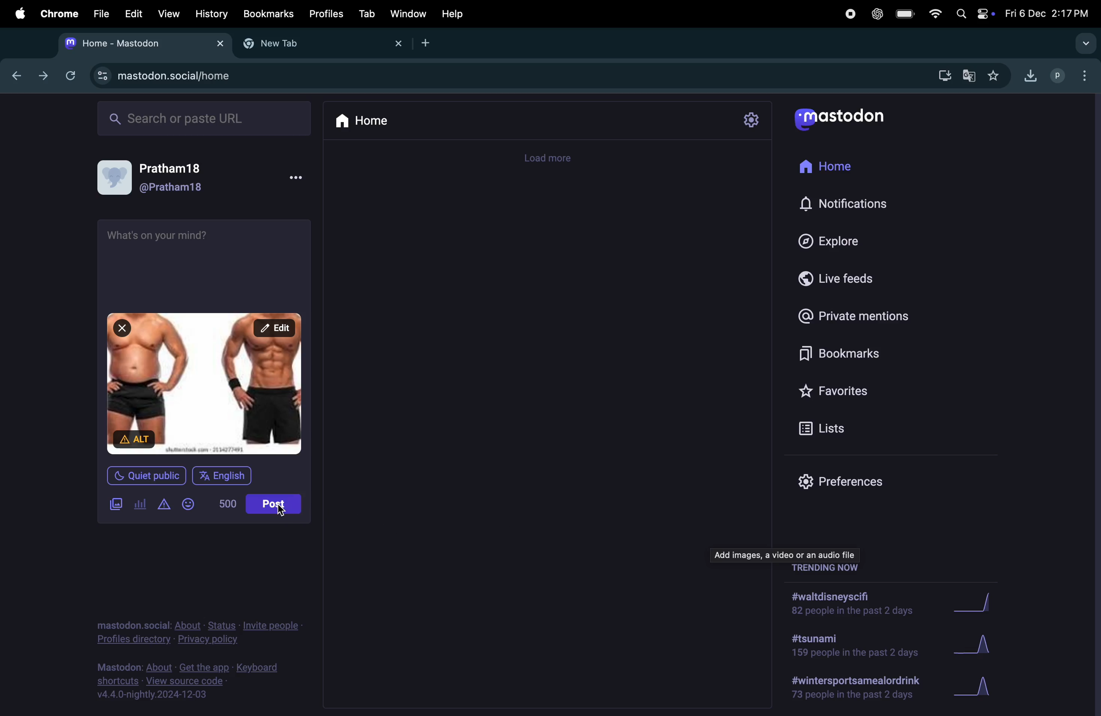 Image resolution: width=1101 pixels, height=716 pixels. Describe the element at coordinates (206, 261) in the screenshot. I see `text box` at that location.